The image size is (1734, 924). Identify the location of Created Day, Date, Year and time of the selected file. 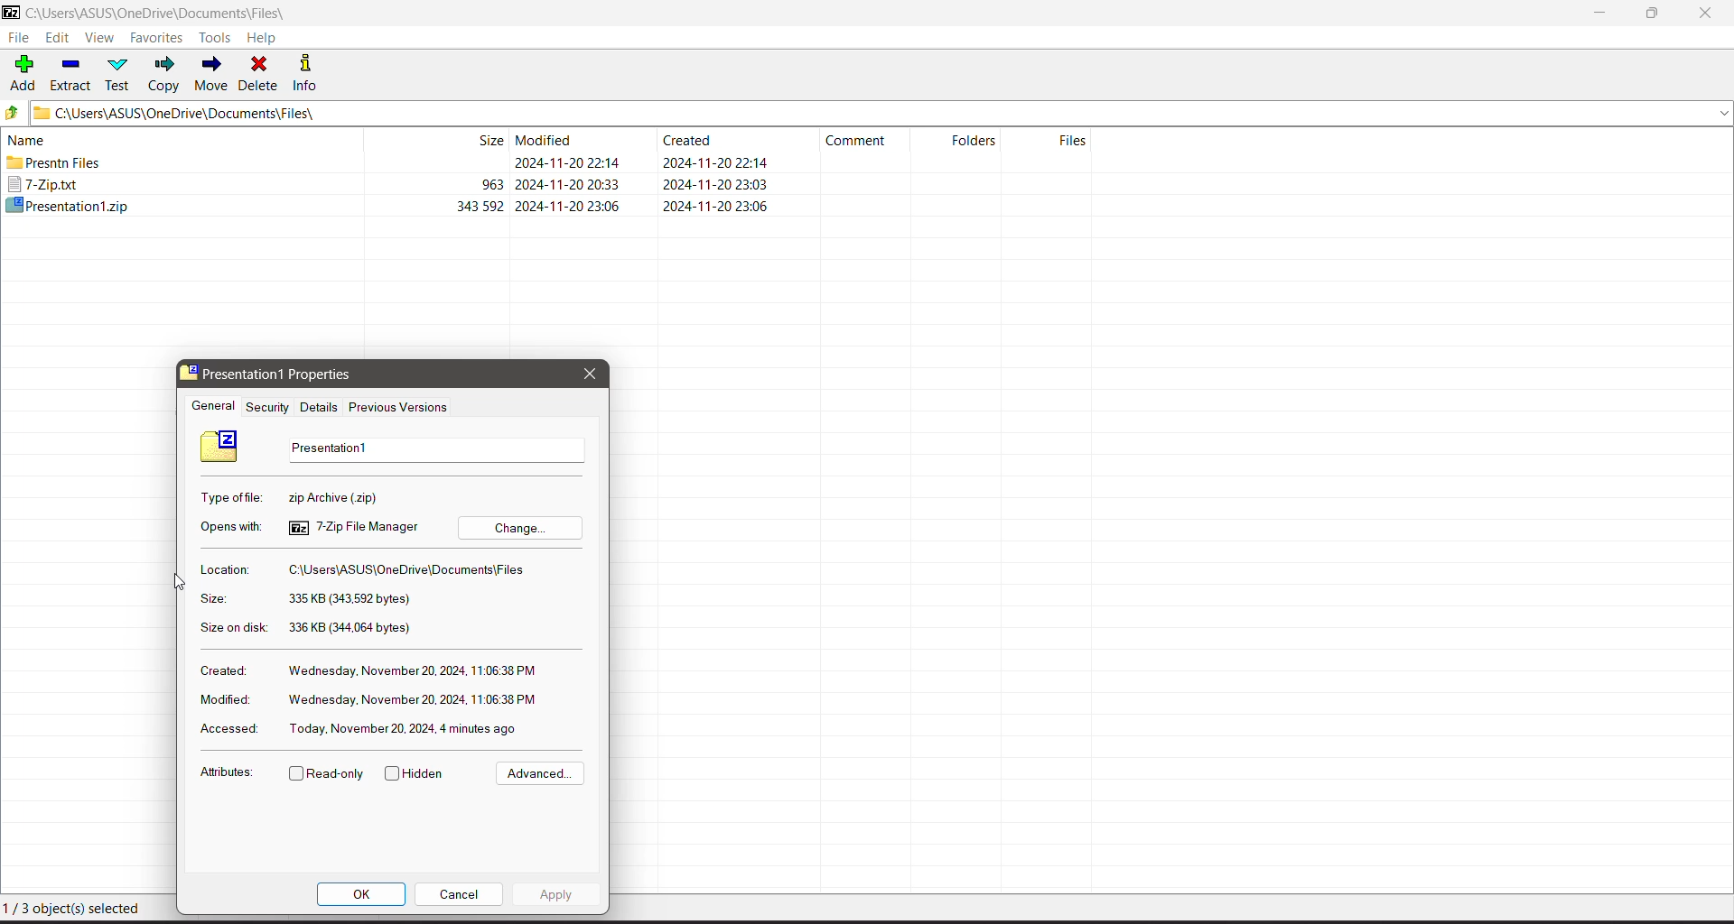
(413, 672).